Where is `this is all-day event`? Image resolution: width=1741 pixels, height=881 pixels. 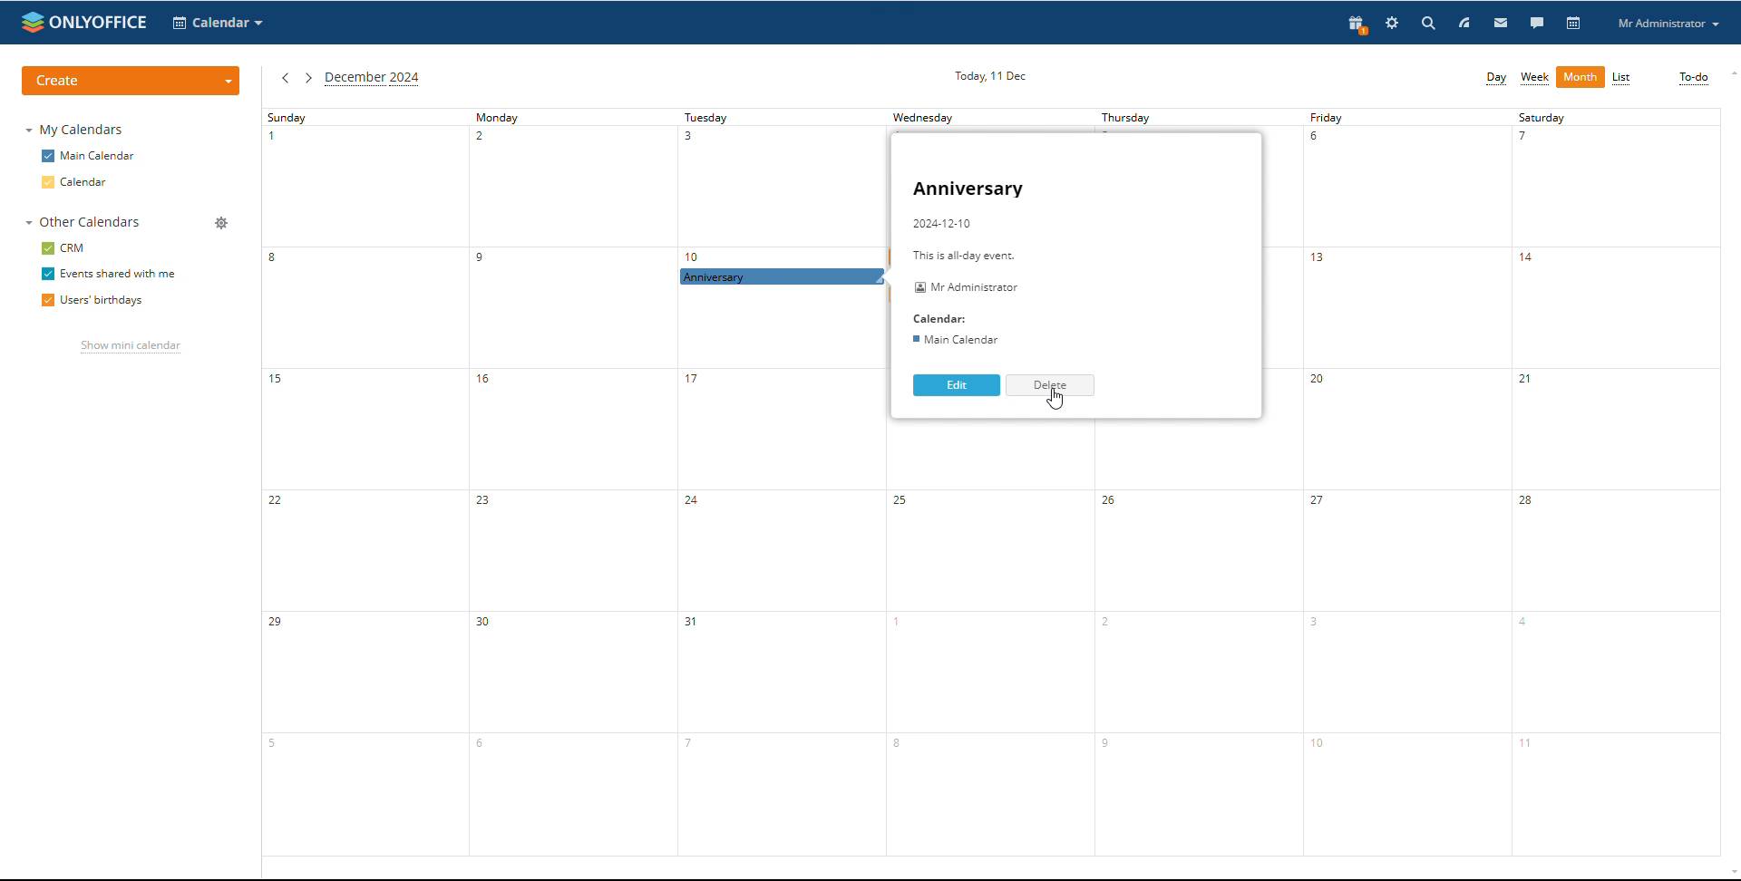 this is all-day event is located at coordinates (980, 256).